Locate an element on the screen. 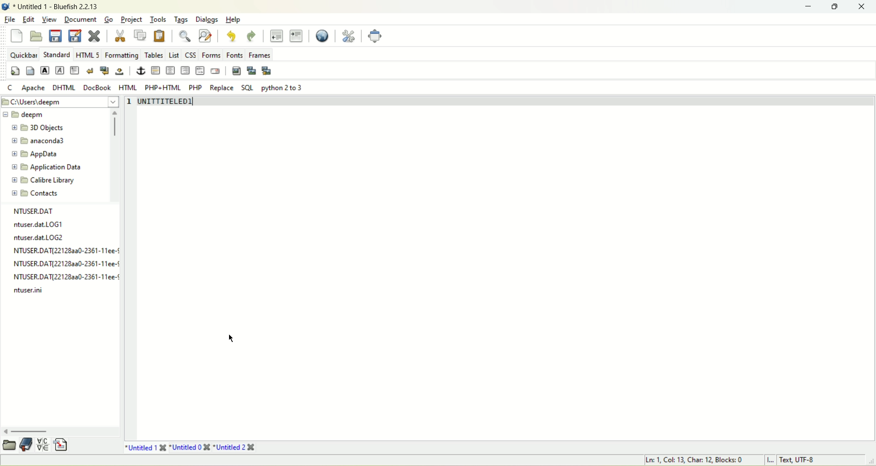 The width and height of the screenshot is (876, 466). save file as  is located at coordinates (74, 36).